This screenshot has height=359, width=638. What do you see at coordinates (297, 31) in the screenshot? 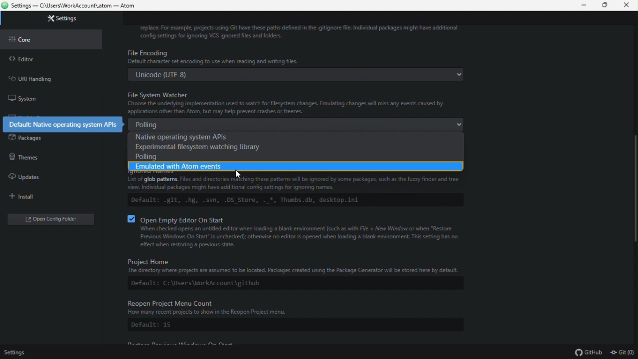
I see `replace. For example, projects using GIT have these paths defined in the .gitignore file. Individual packages might have additional cofig settings for ignoring VCS ignored files and folders` at bounding box center [297, 31].